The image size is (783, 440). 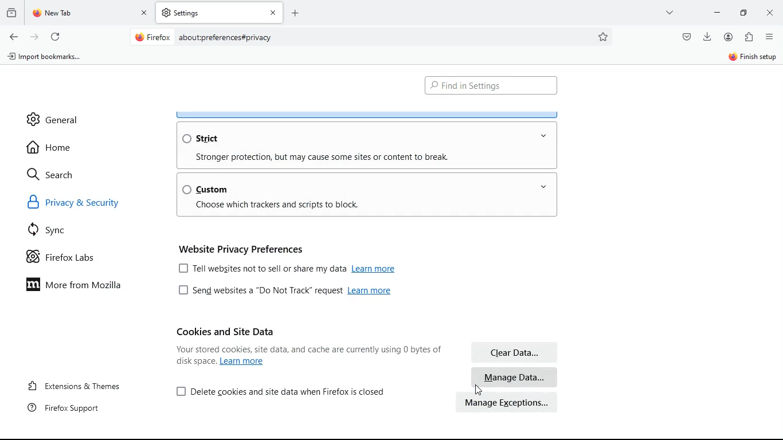 I want to click on clear data, so click(x=514, y=352).